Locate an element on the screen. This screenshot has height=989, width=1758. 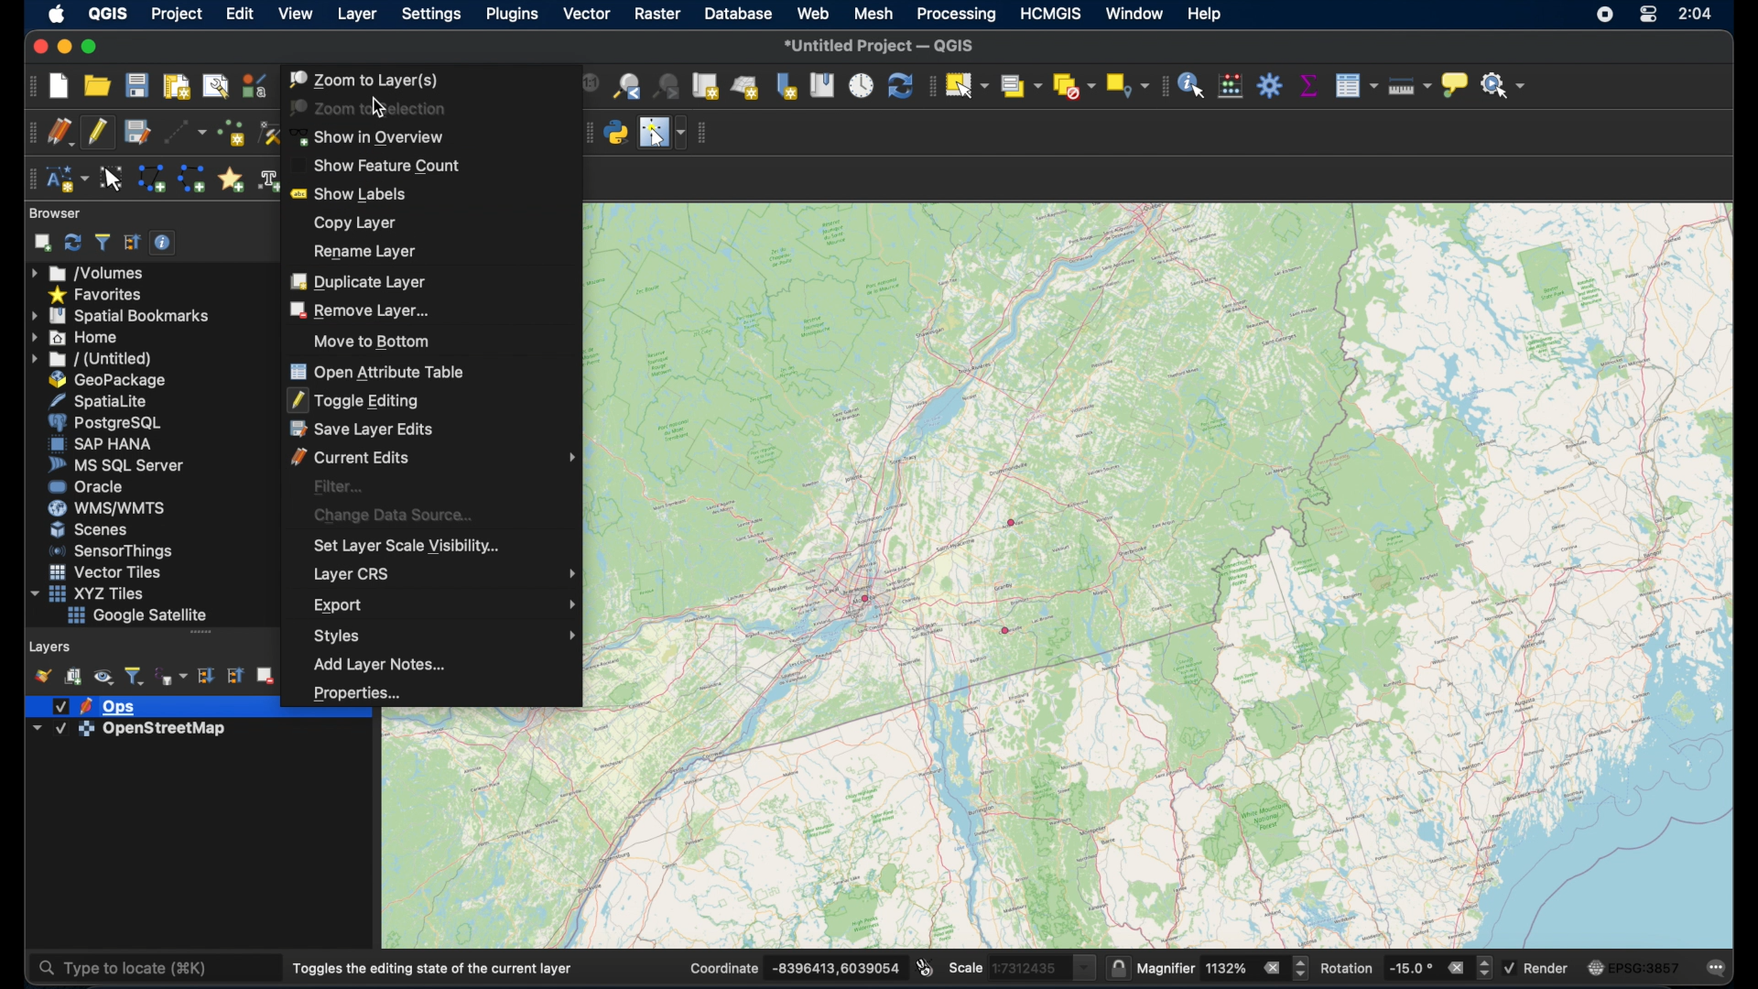
current cos is located at coordinates (1634, 967).